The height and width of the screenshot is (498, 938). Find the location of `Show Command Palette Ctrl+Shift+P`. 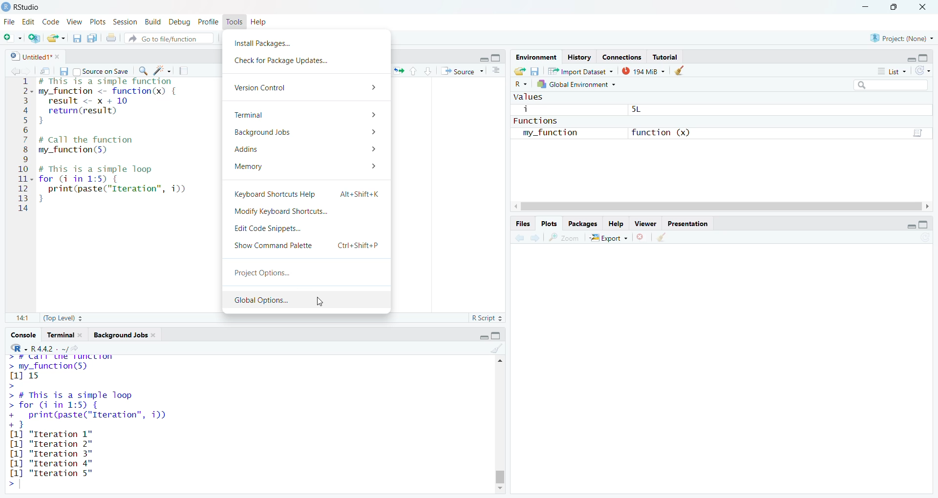

Show Command Palette Ctrl+Shift+P is located at coordinates (308, 246).